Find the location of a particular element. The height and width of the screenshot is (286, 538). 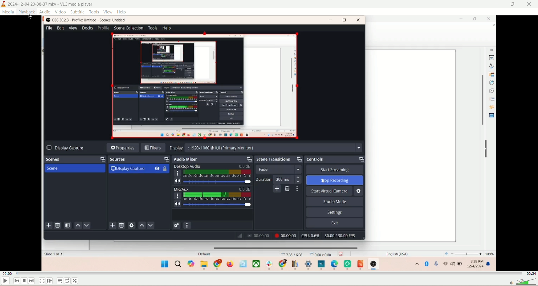

main screen is located at coordinates (269, 143).